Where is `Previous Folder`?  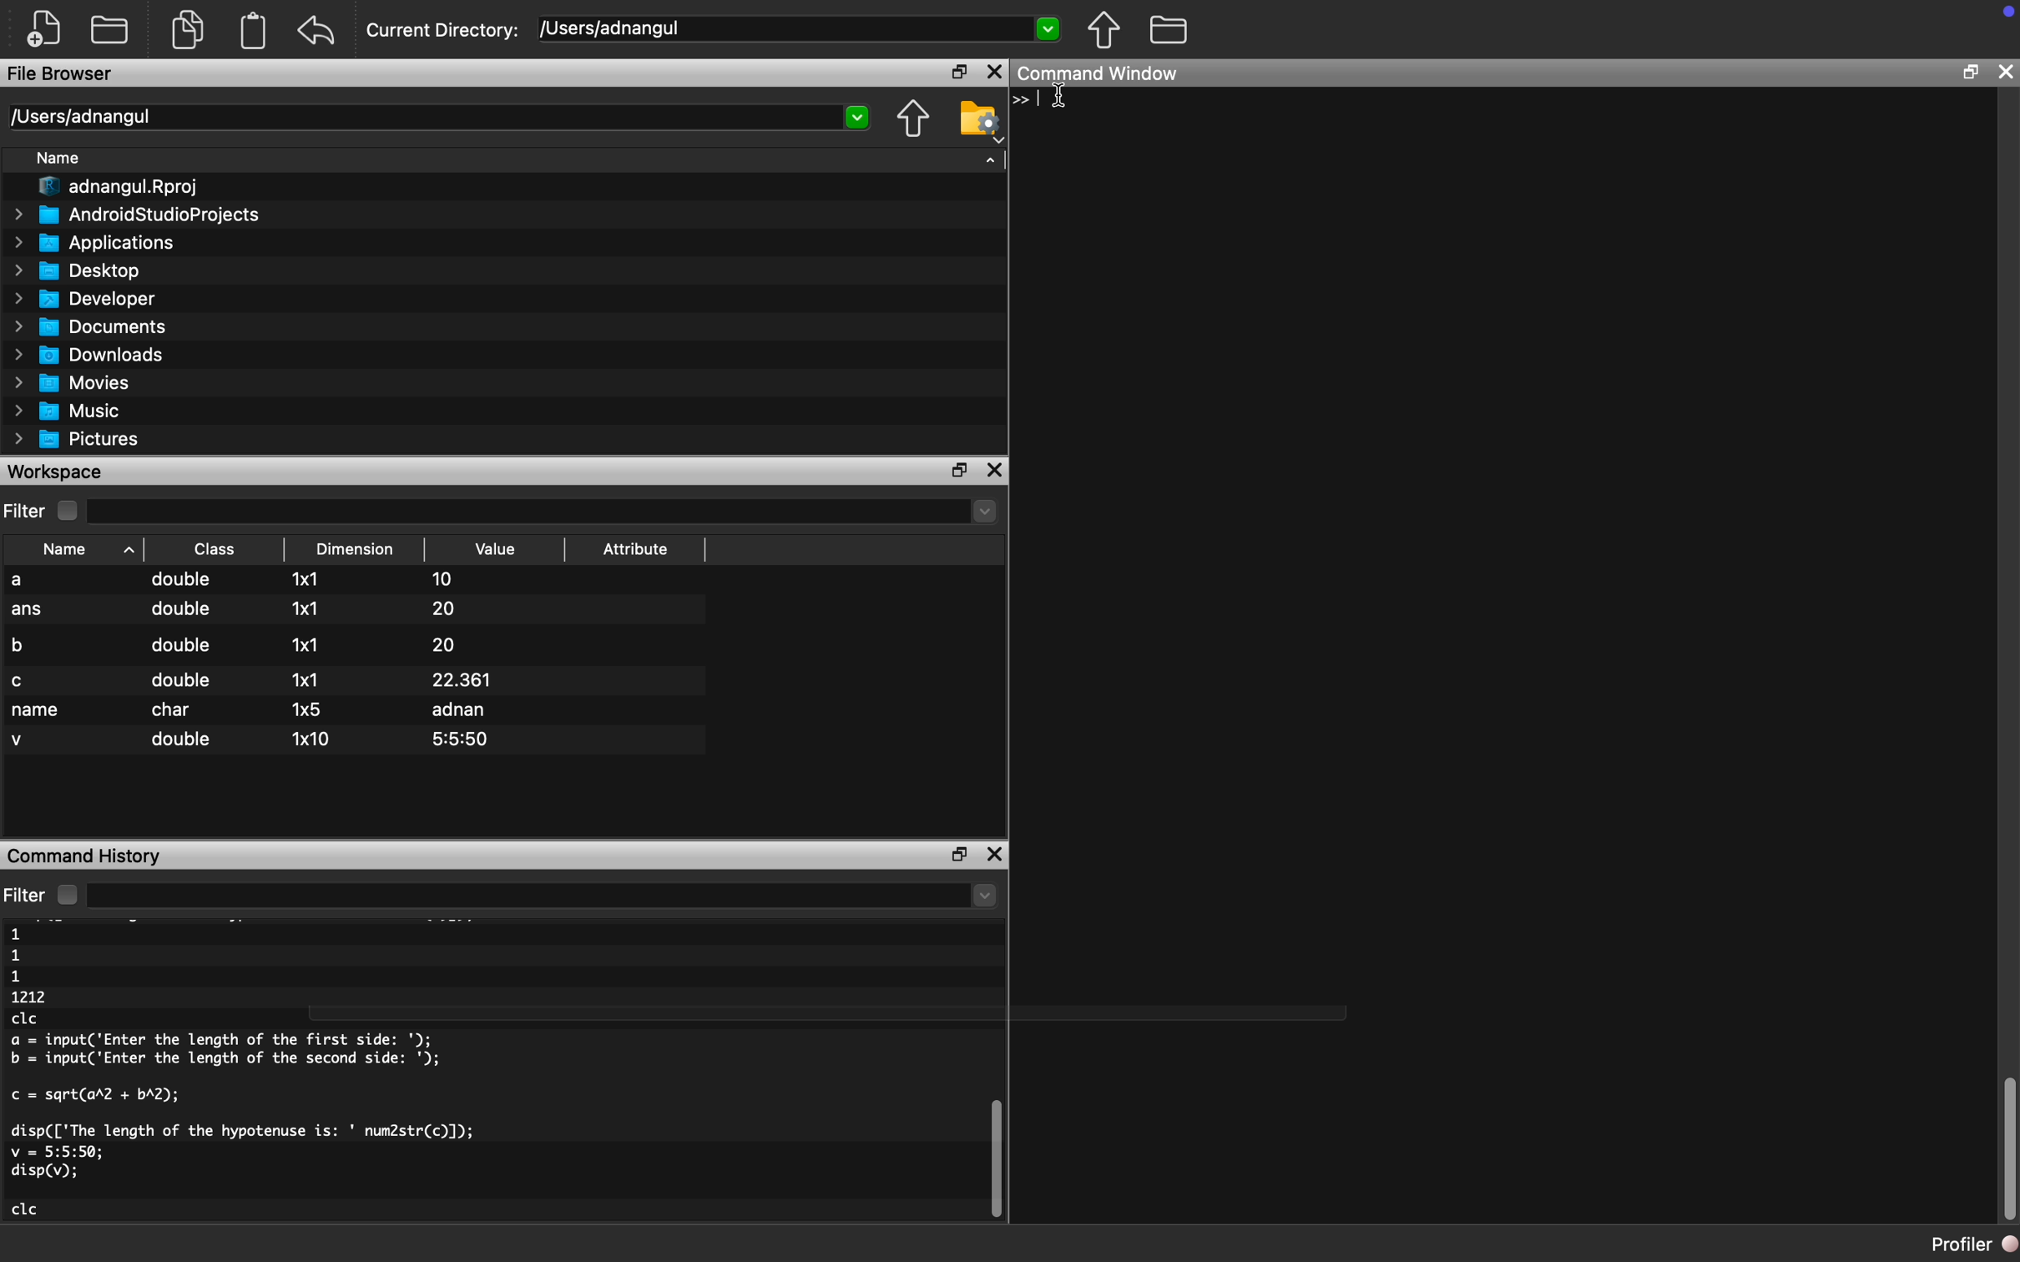
Previous Folder is located at coordinates (912, 119).